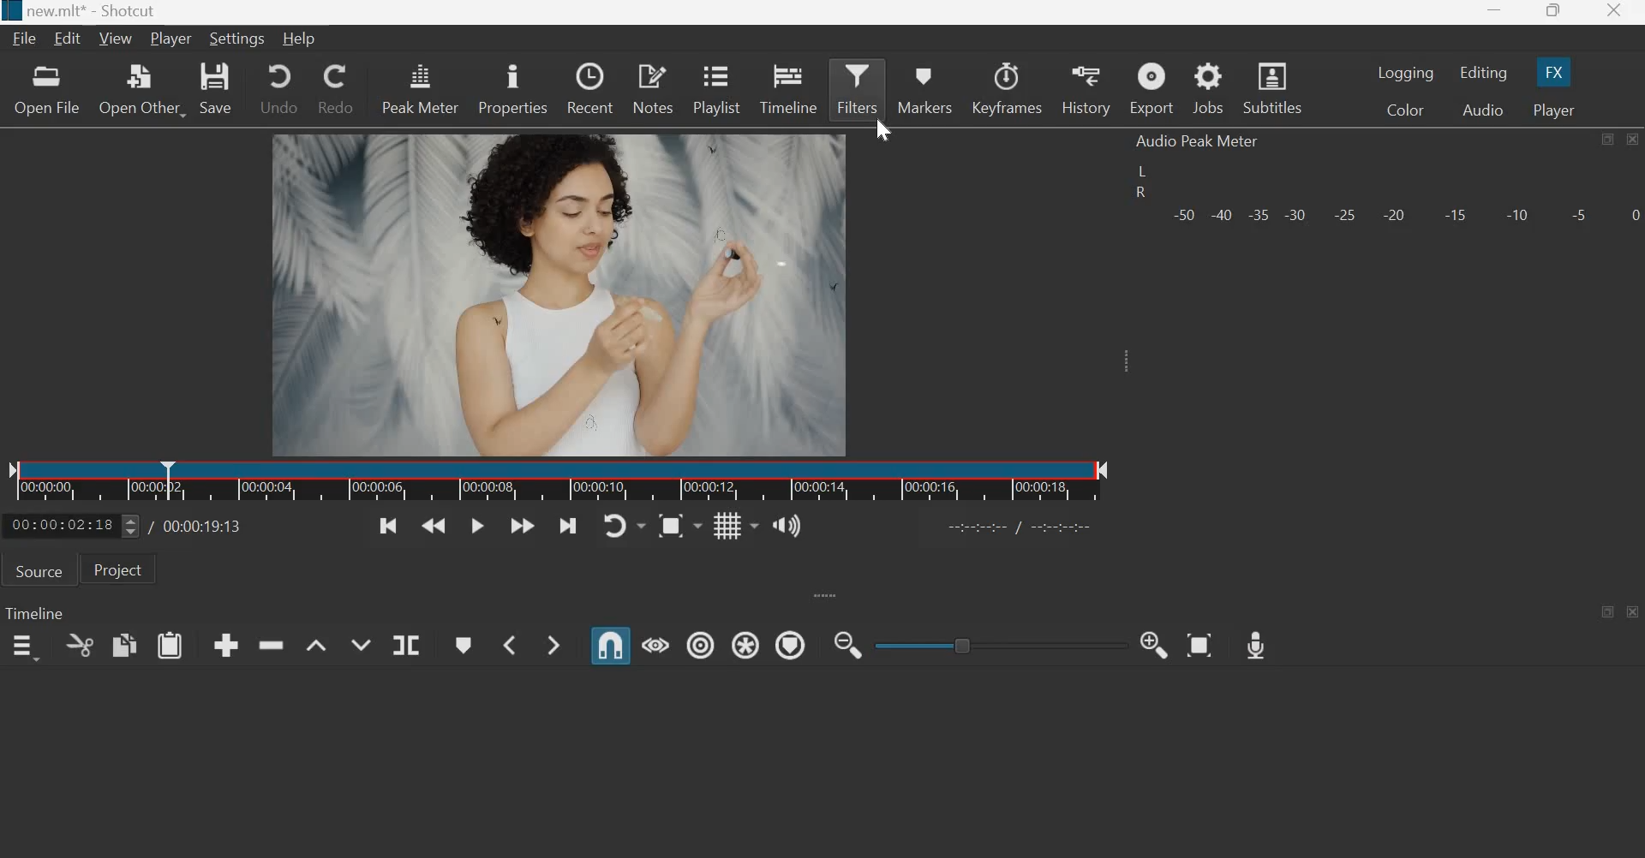  I want to click on Filters, so click(860, 87).